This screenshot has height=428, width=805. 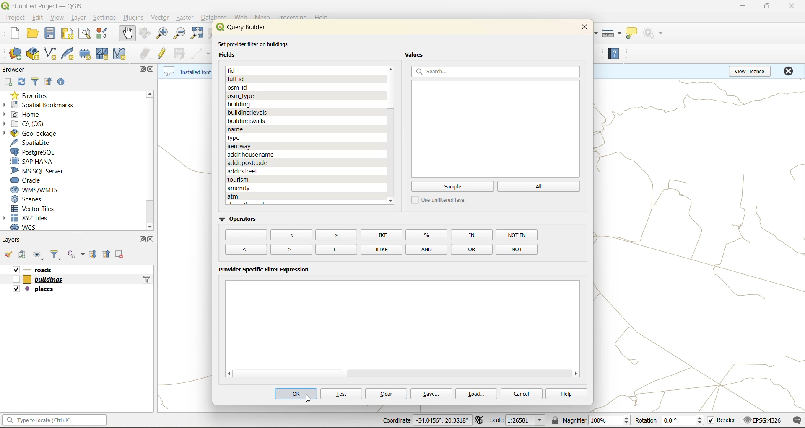 I want to click on plugins, so click(x=133, y=18).